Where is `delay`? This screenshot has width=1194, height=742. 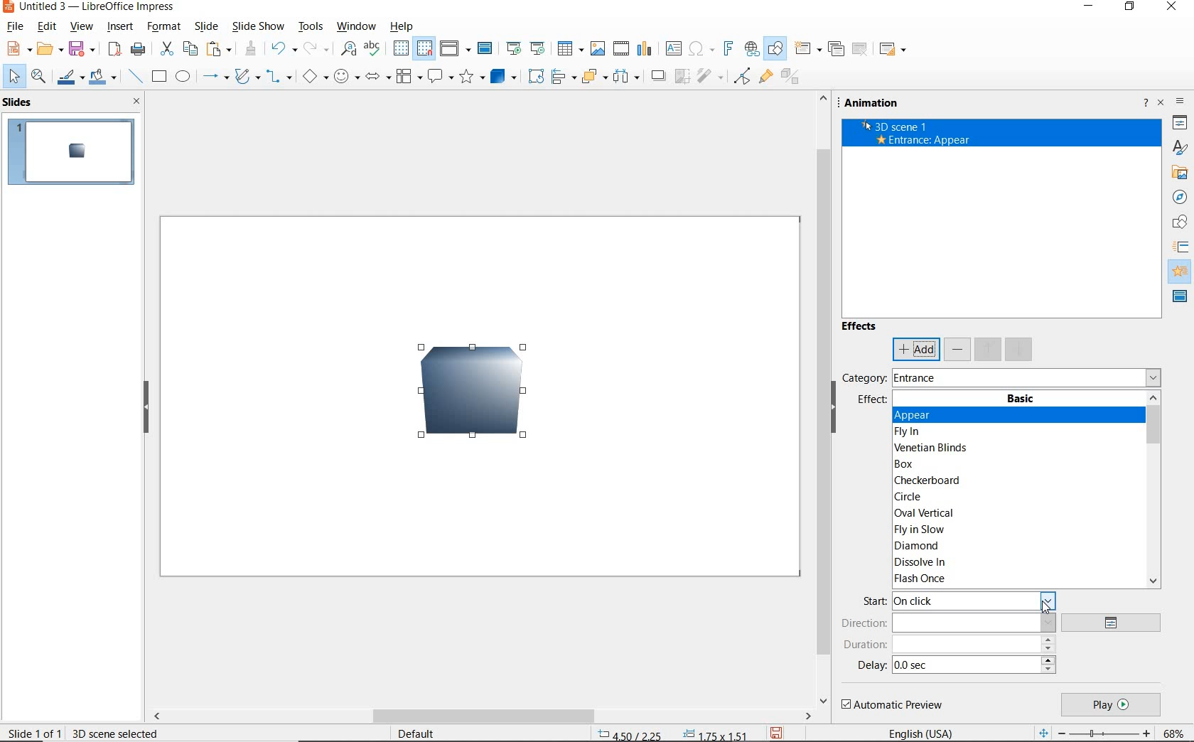 delay is located at coordinates (871, 665).